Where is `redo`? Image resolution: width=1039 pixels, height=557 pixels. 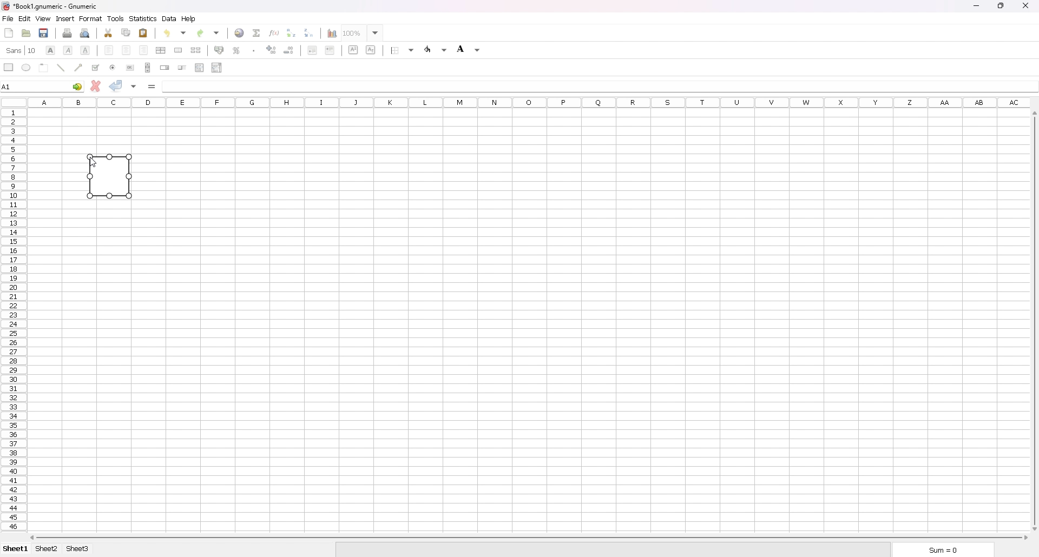 redo is located at coordinates (209, 32).